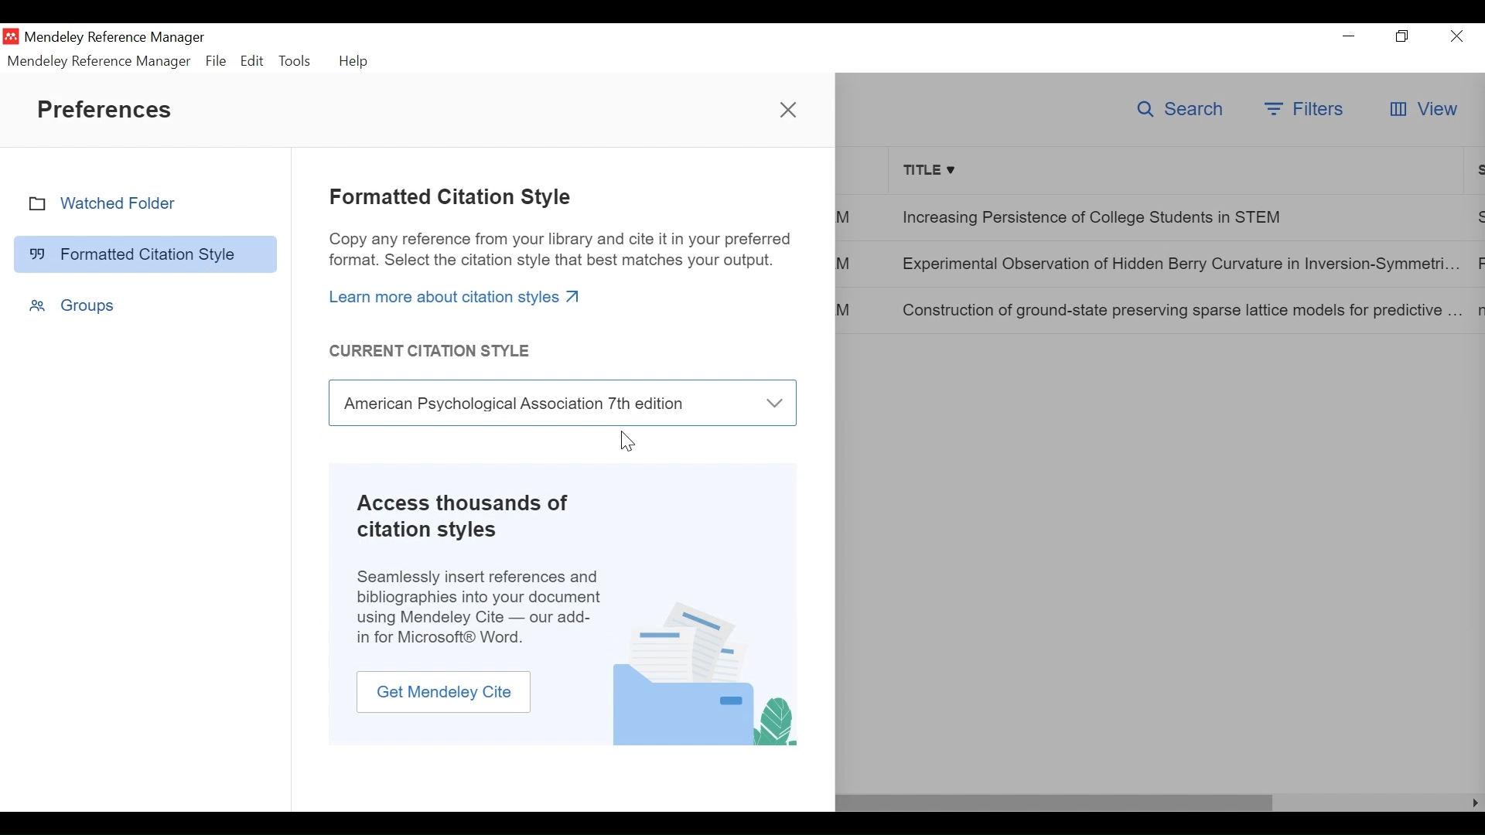  What do you see at coordinates (118, 38) in the screenshot?
I see `Mendeley Reference Manager` at bounding box center [118, 38].